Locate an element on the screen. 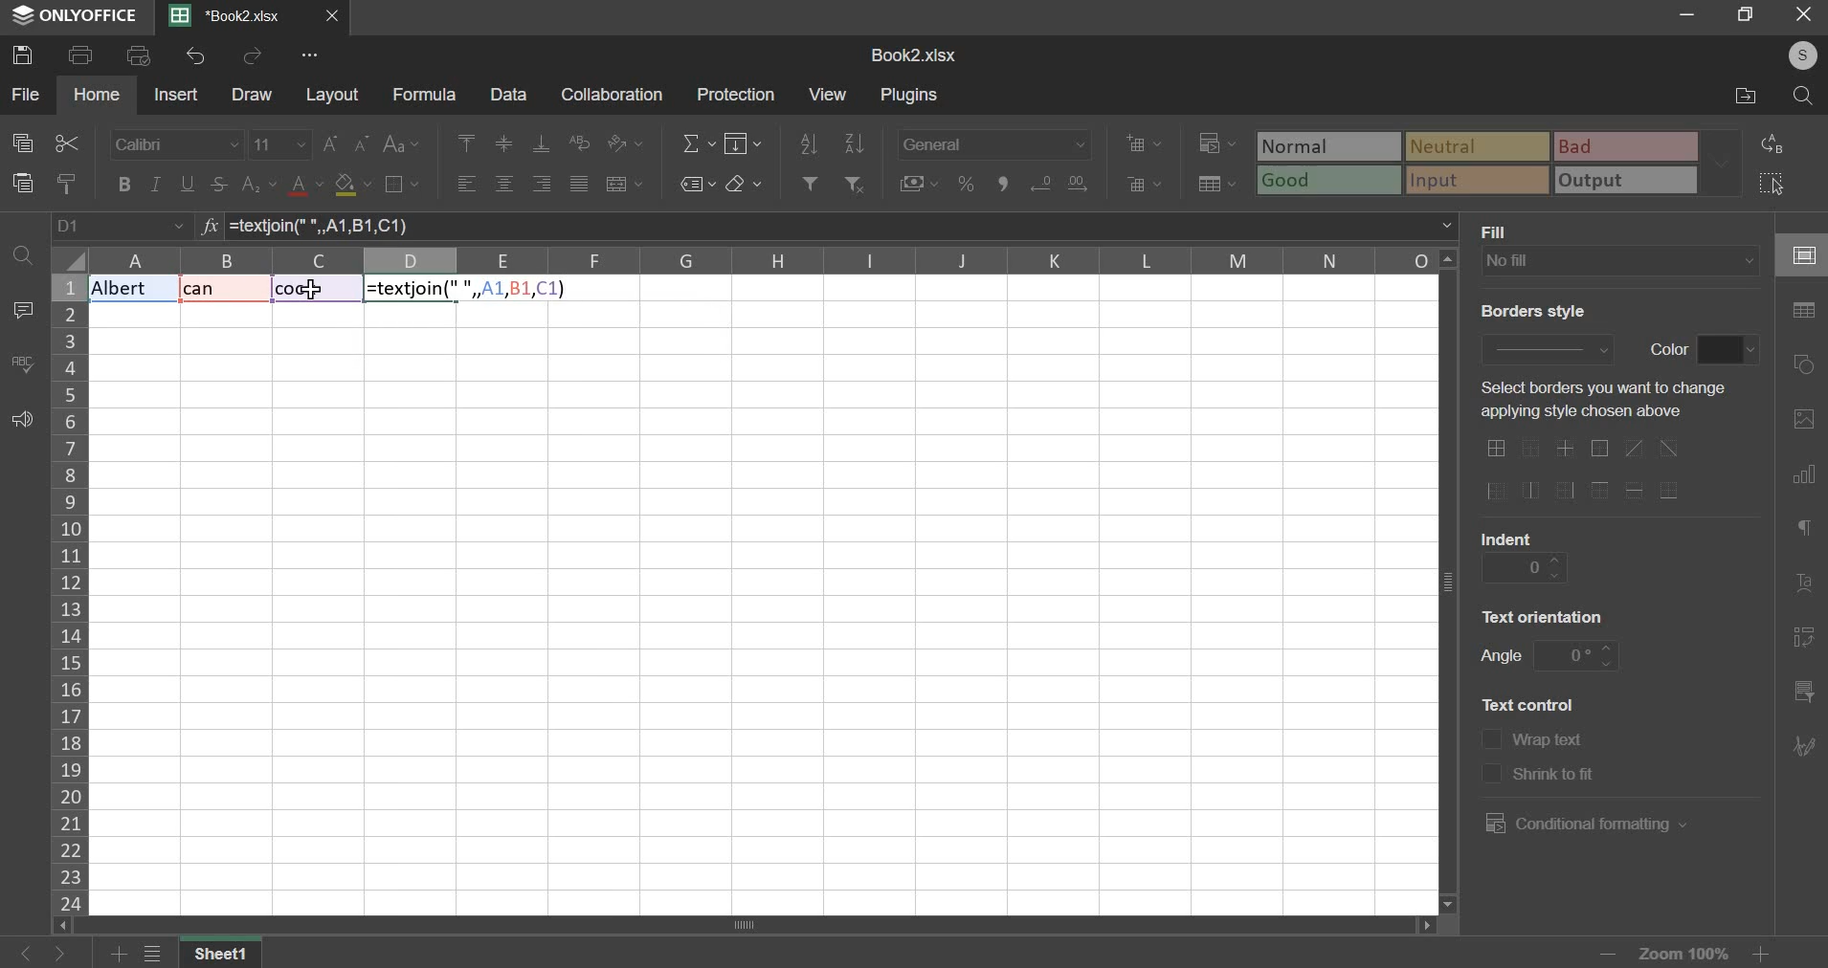 The width and height of the screenshot is (1828, 968). save is located at coordinates (27, 55).